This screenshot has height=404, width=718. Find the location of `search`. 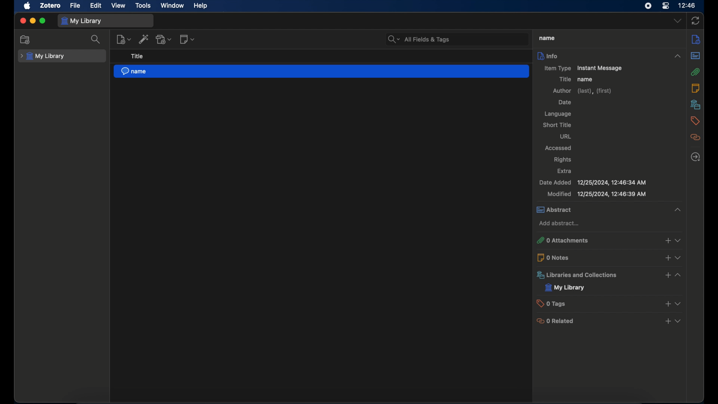

search is located at coordinates (96, 39).